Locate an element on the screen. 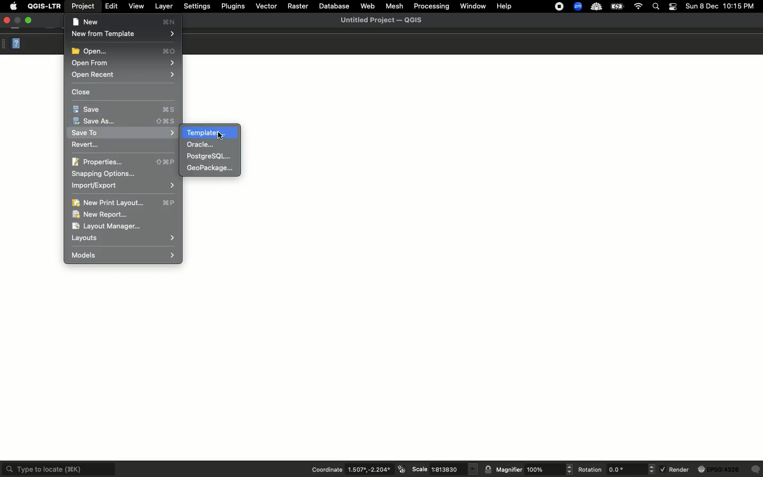 This screenshot has height=477, width=763. Maximize is located at coordinates (31, 21).